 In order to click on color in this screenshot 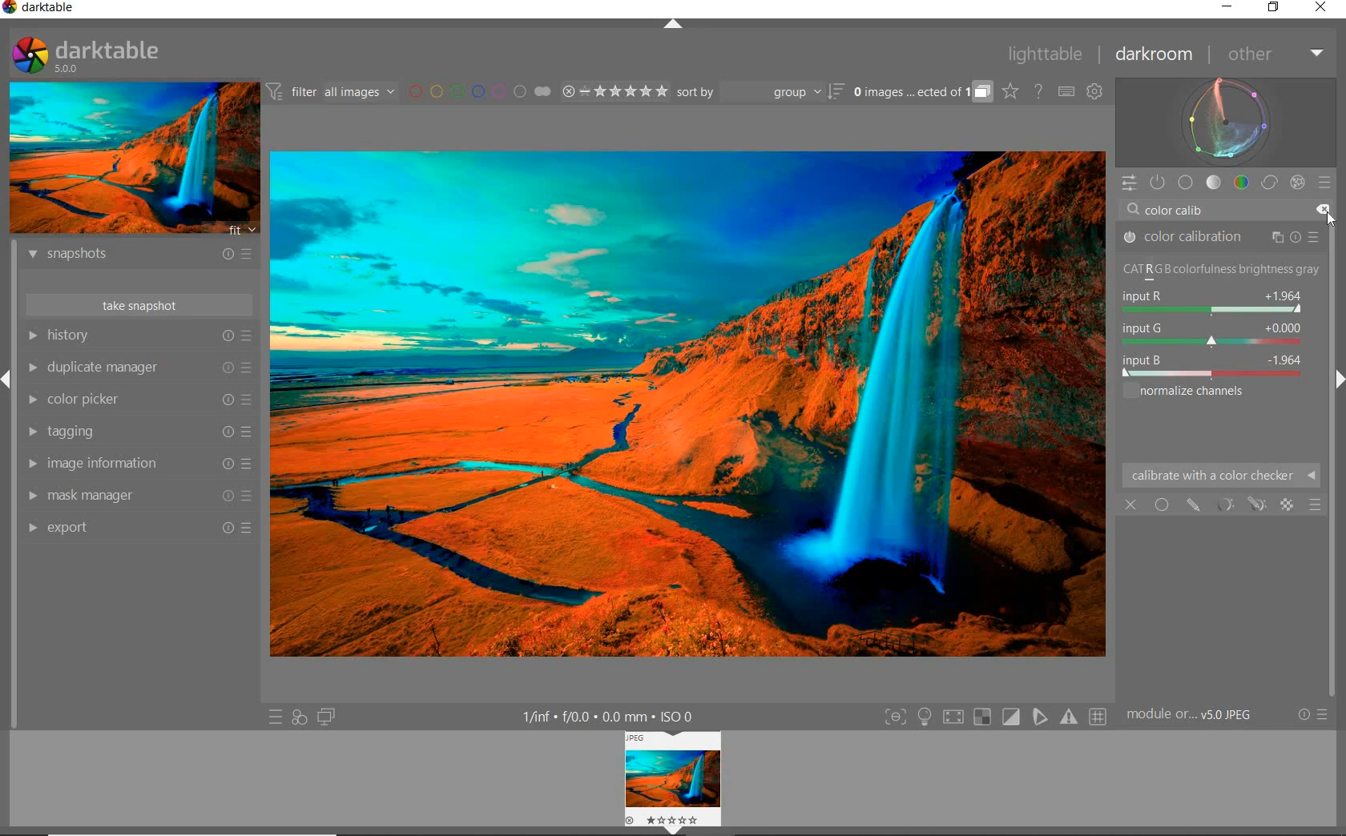, I will do `click(1240, 183)`.